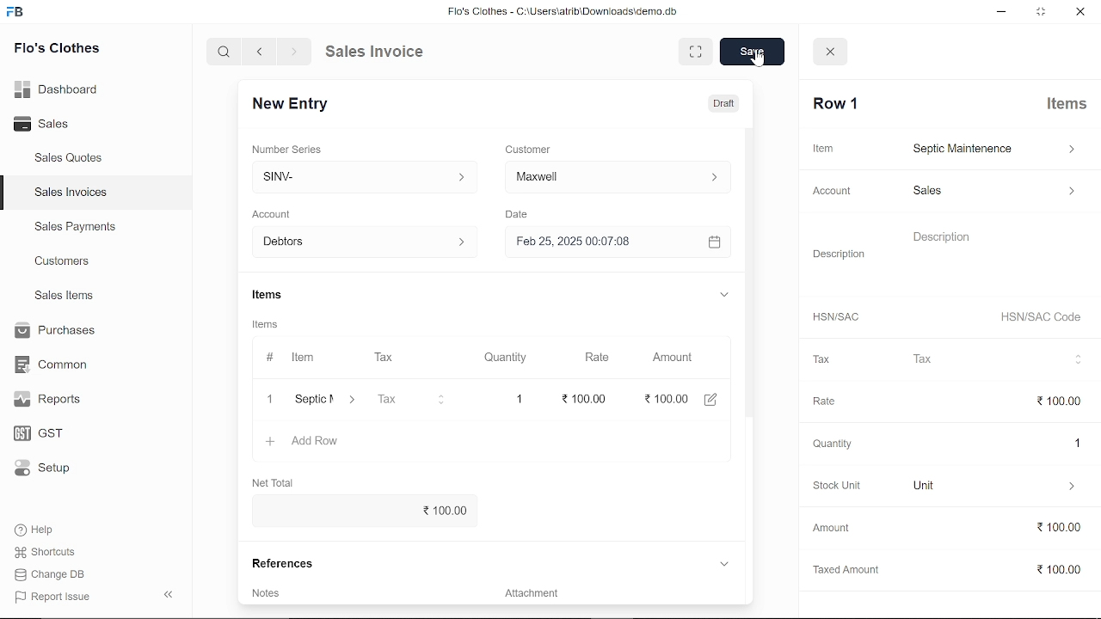  What do you see at coordinates (498, 358) in the screenshot?
I see ` Quantity` at bounding box center [498, 358].